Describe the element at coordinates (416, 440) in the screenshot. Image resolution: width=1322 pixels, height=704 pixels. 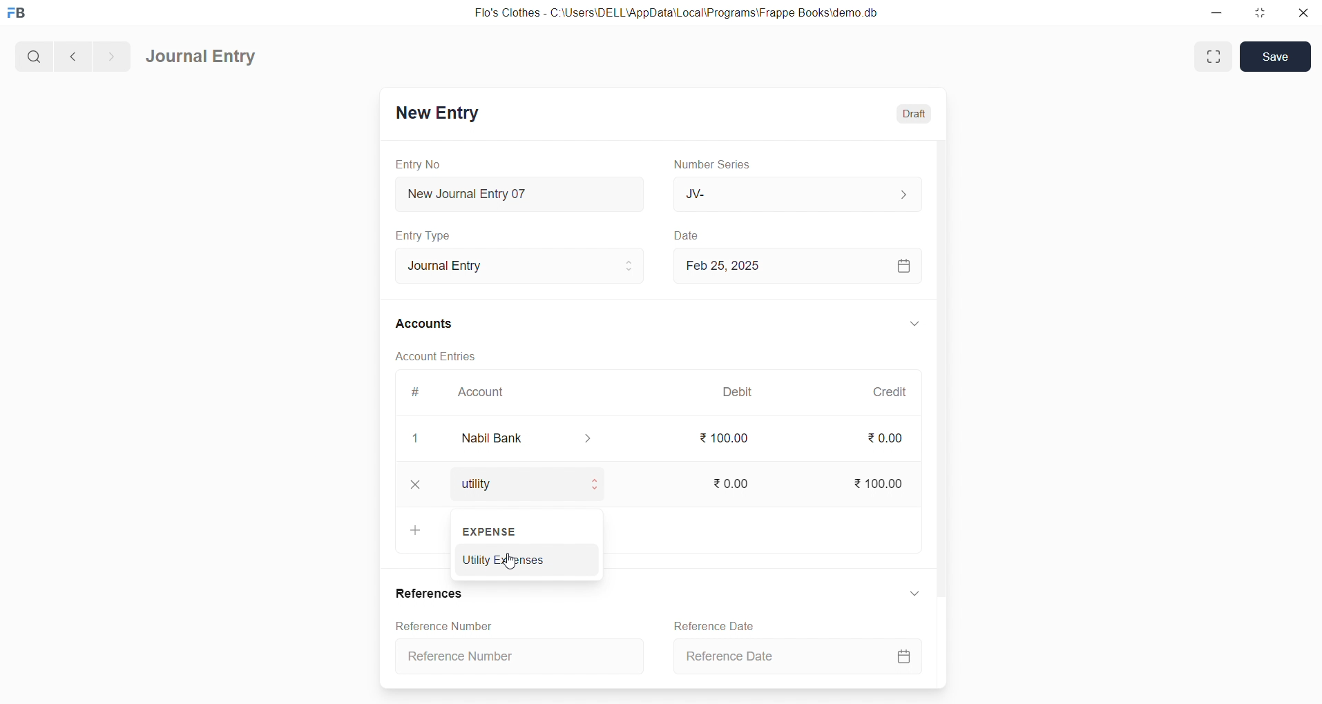
I see `closee` at that location.